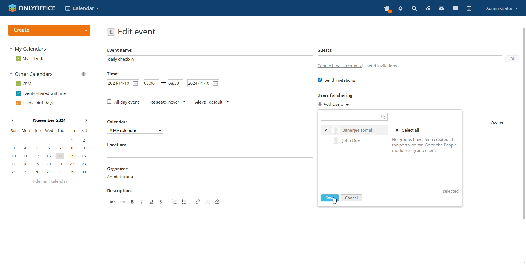  Describe the element at coordinates (125, 49) in the screenshot. I see `event name:` at that location.